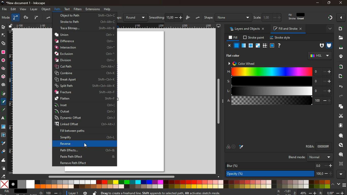 The width and height of the screenshot is (347, 195). What do you see at coordinates (320, 56) in the screenshot?
I see `hsl` at bounding box center [320, 56].